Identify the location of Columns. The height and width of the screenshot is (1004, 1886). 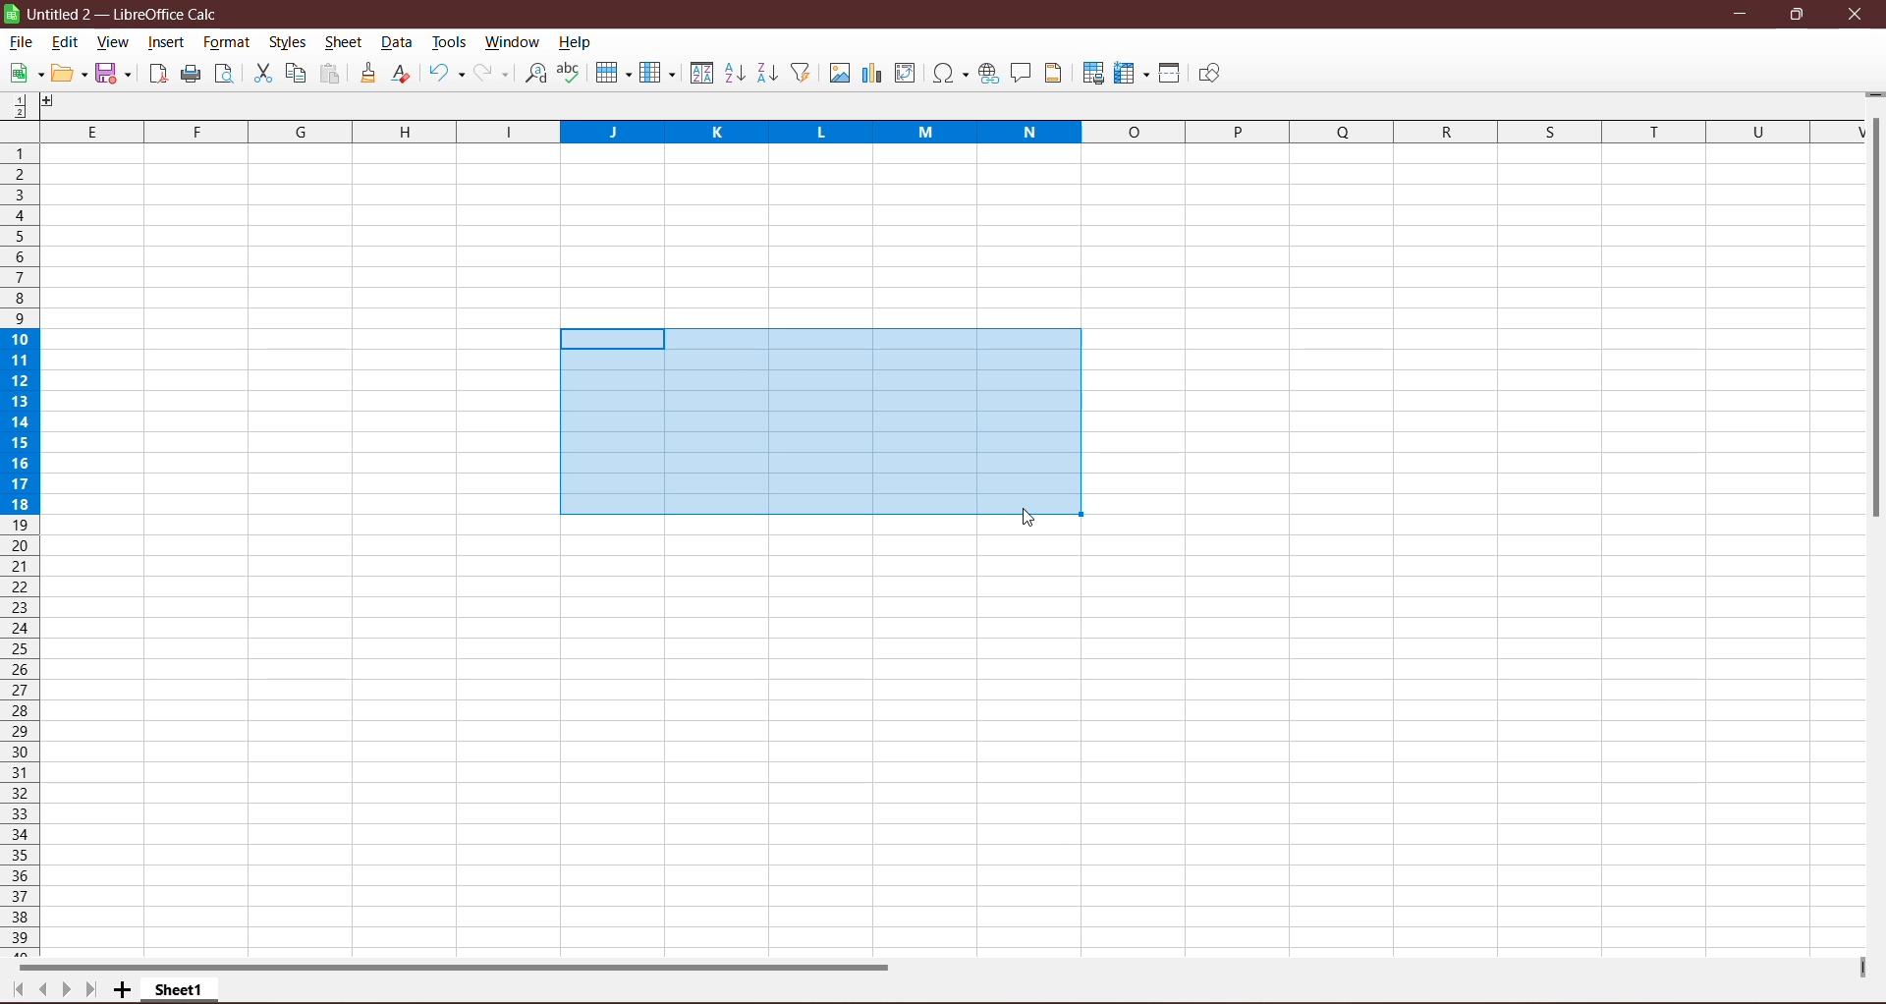
(934, 130).